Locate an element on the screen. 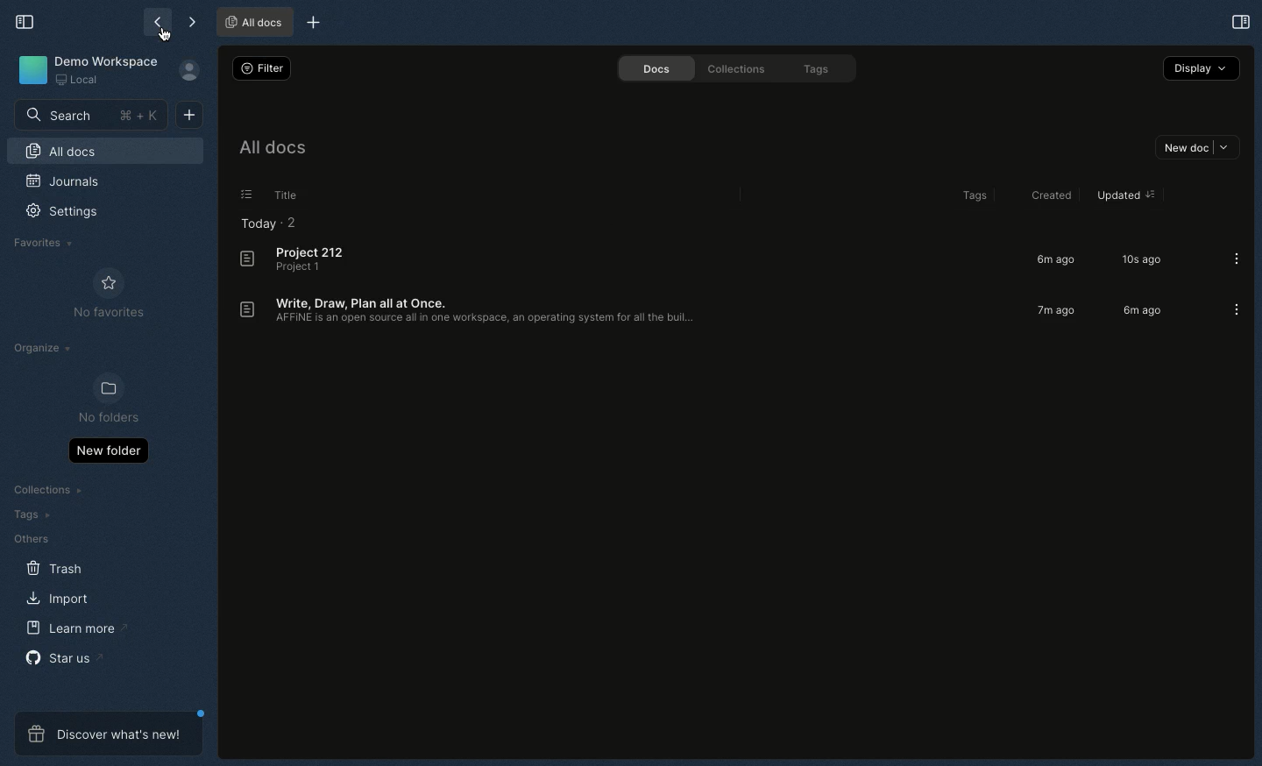 Image resolution: width=1262 pixels, height=766 pixels. Forward is located at coordinates (188, 23).